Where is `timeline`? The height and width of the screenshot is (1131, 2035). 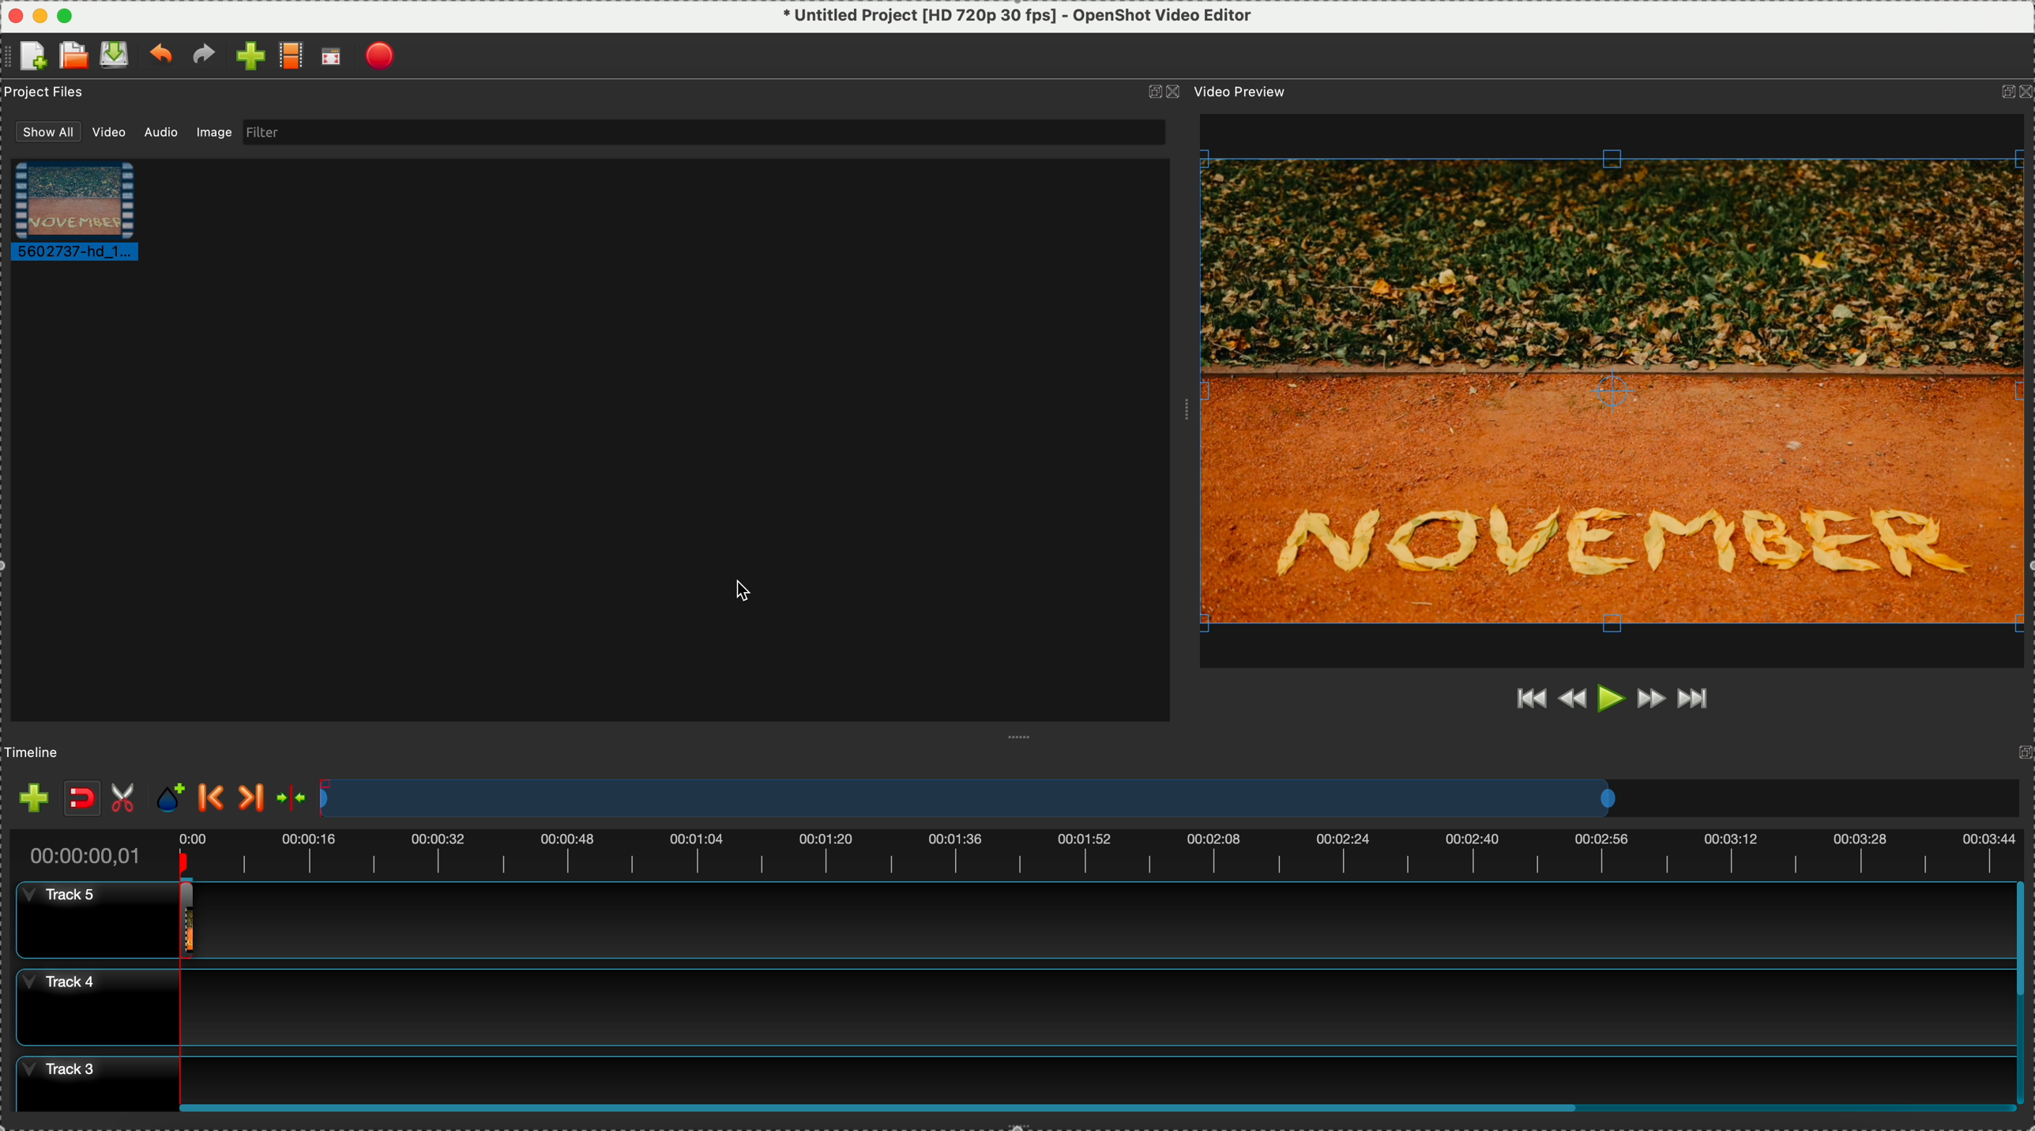 timeline is located at coordinates (37, 751).